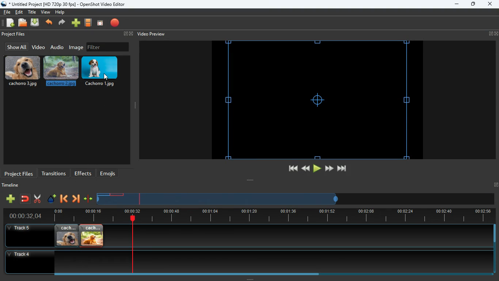 The height and width of the screenshot is (281, 499). Describe the element at coordinates (60, 13) in the screenshot. I see `help` at that location.